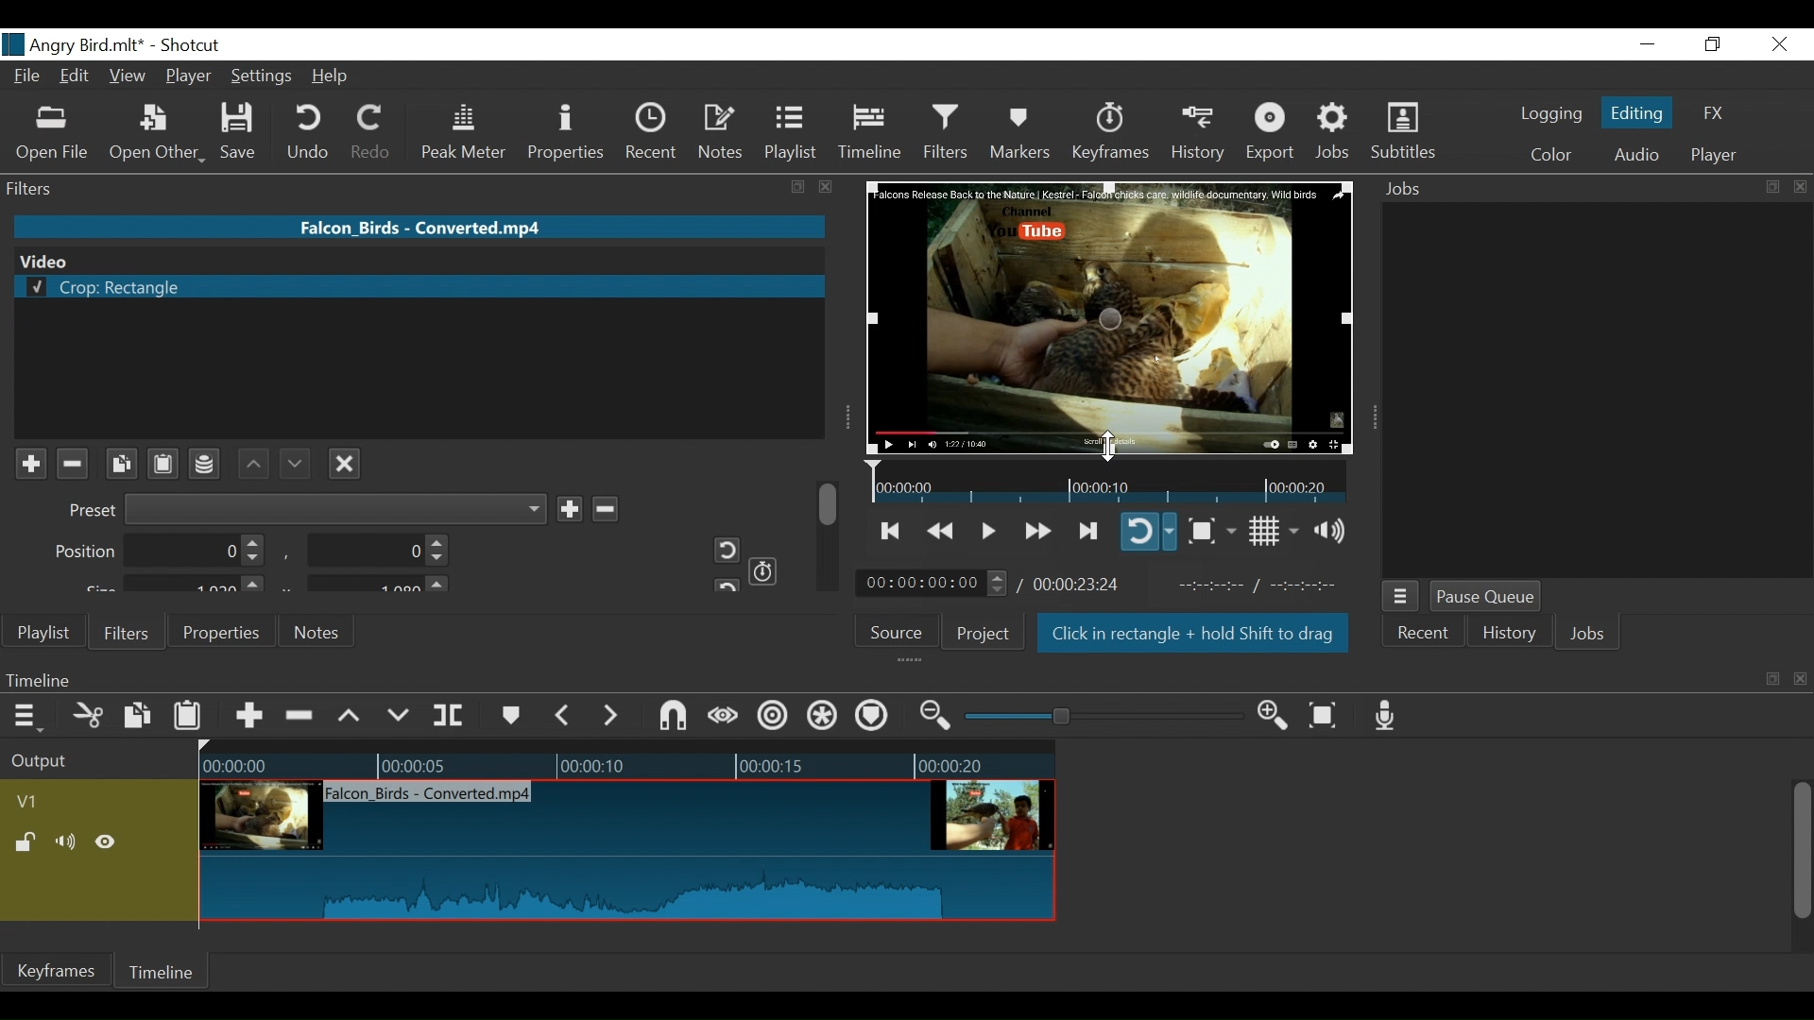 The height and width of the screenshot is (1020, 1814). Describe the element at coordinates (422, 226) in the screenshot. I see `File Name` at that location.